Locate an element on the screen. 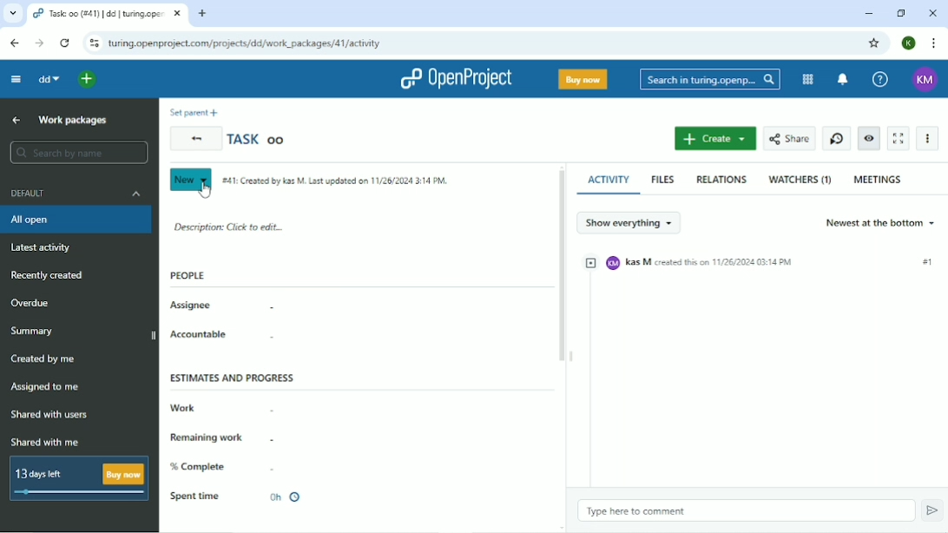  Set parent is located at coordinates (194, 111).